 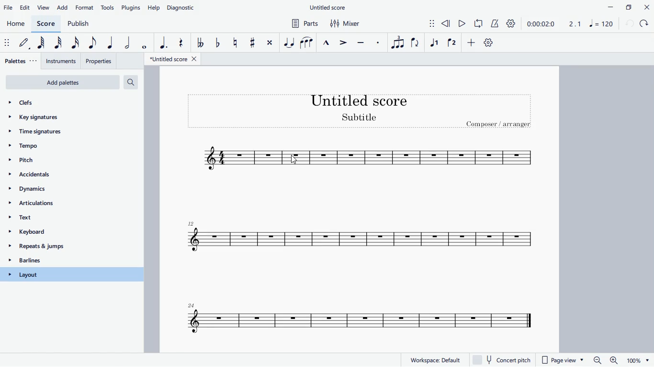 What do you see at coordinates (479, 23) in the screenshot?
I see `loop playback` at bounding box center [479, 23].